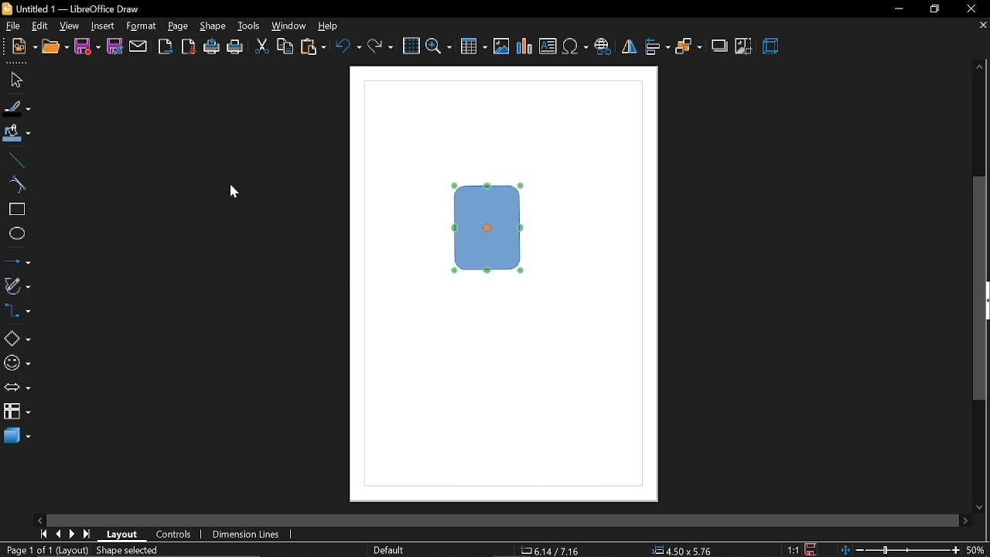 The image size is (990, 557). Describe the element at coordinates (16, 108) in the screenshot. I see `fill line` at that location.